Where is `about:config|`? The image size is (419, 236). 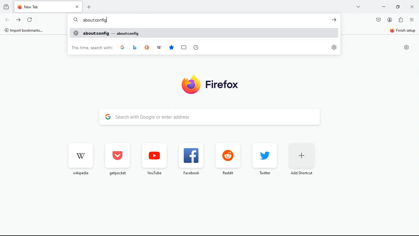 about:config| is located at coordinates (95, 20).